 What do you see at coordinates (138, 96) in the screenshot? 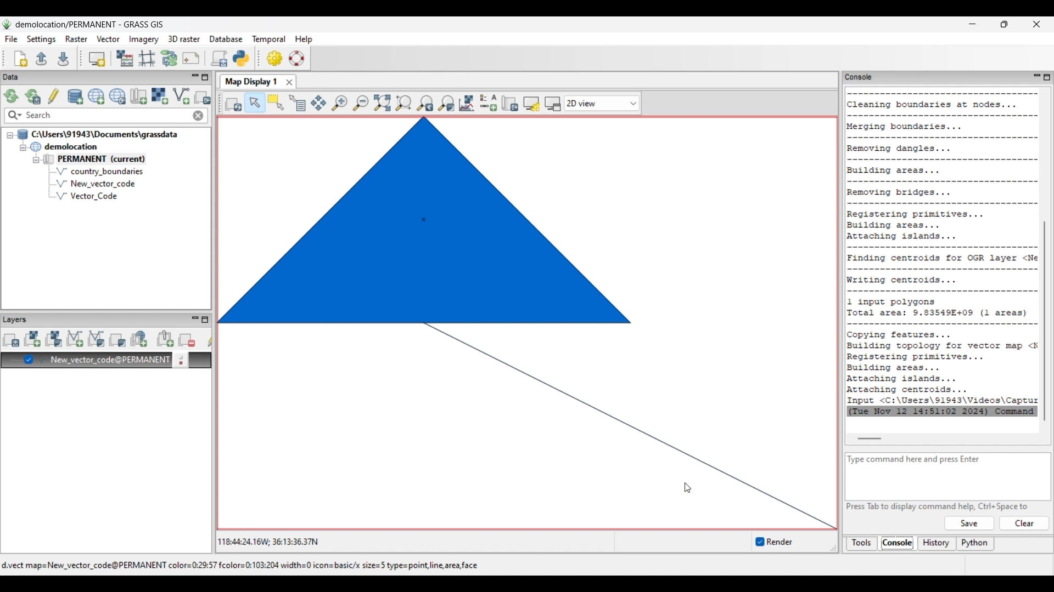
I see `Create new map set in current project` at bounding box center [138, 96].